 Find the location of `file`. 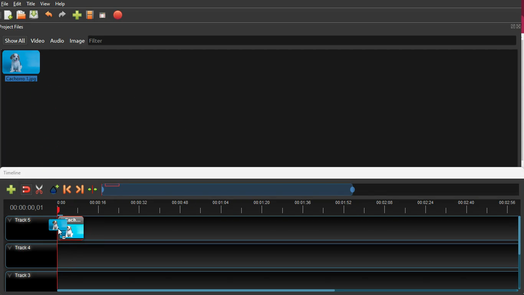

file is located at coordinates (5, 4).